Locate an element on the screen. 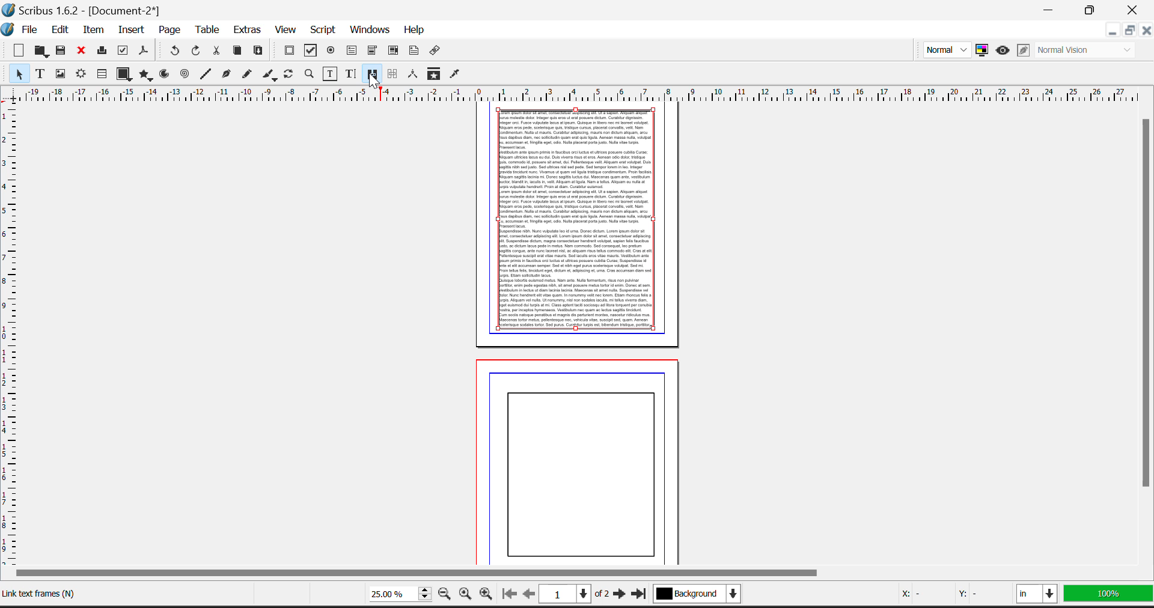 This screenshot has width=1154, height=608. Eyedropper is located at coordinates (457, 74).